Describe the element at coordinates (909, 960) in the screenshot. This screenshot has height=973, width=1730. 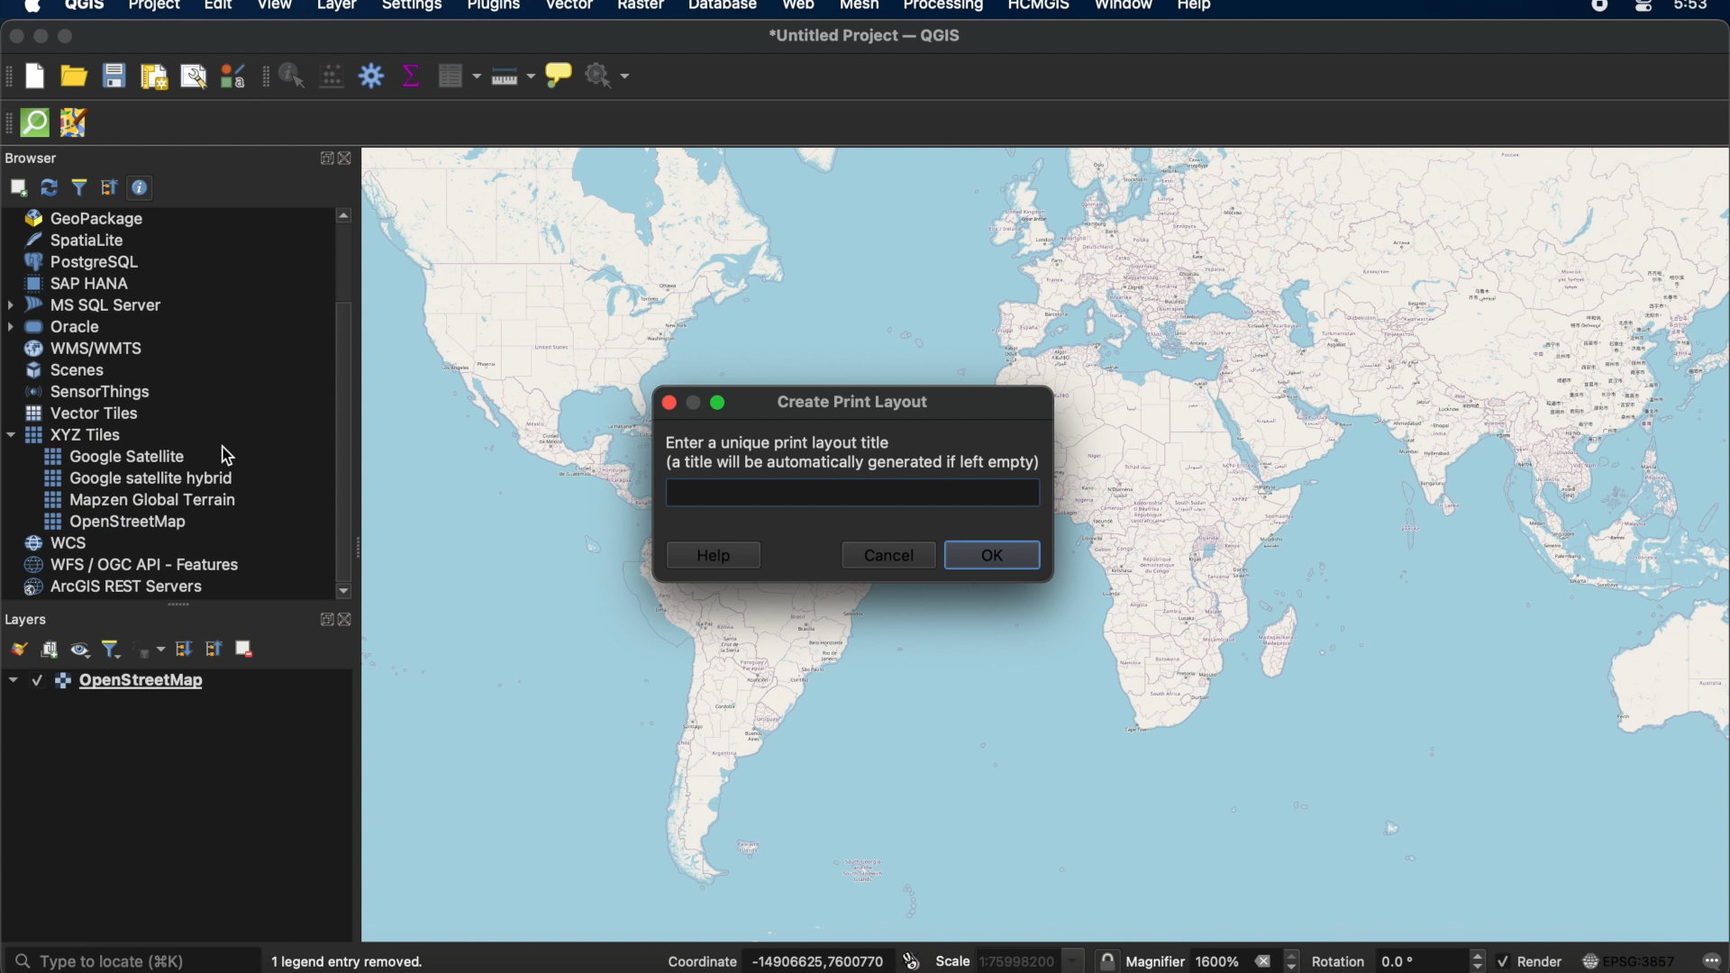
I see `toggle extents and mouse position display` at that location.